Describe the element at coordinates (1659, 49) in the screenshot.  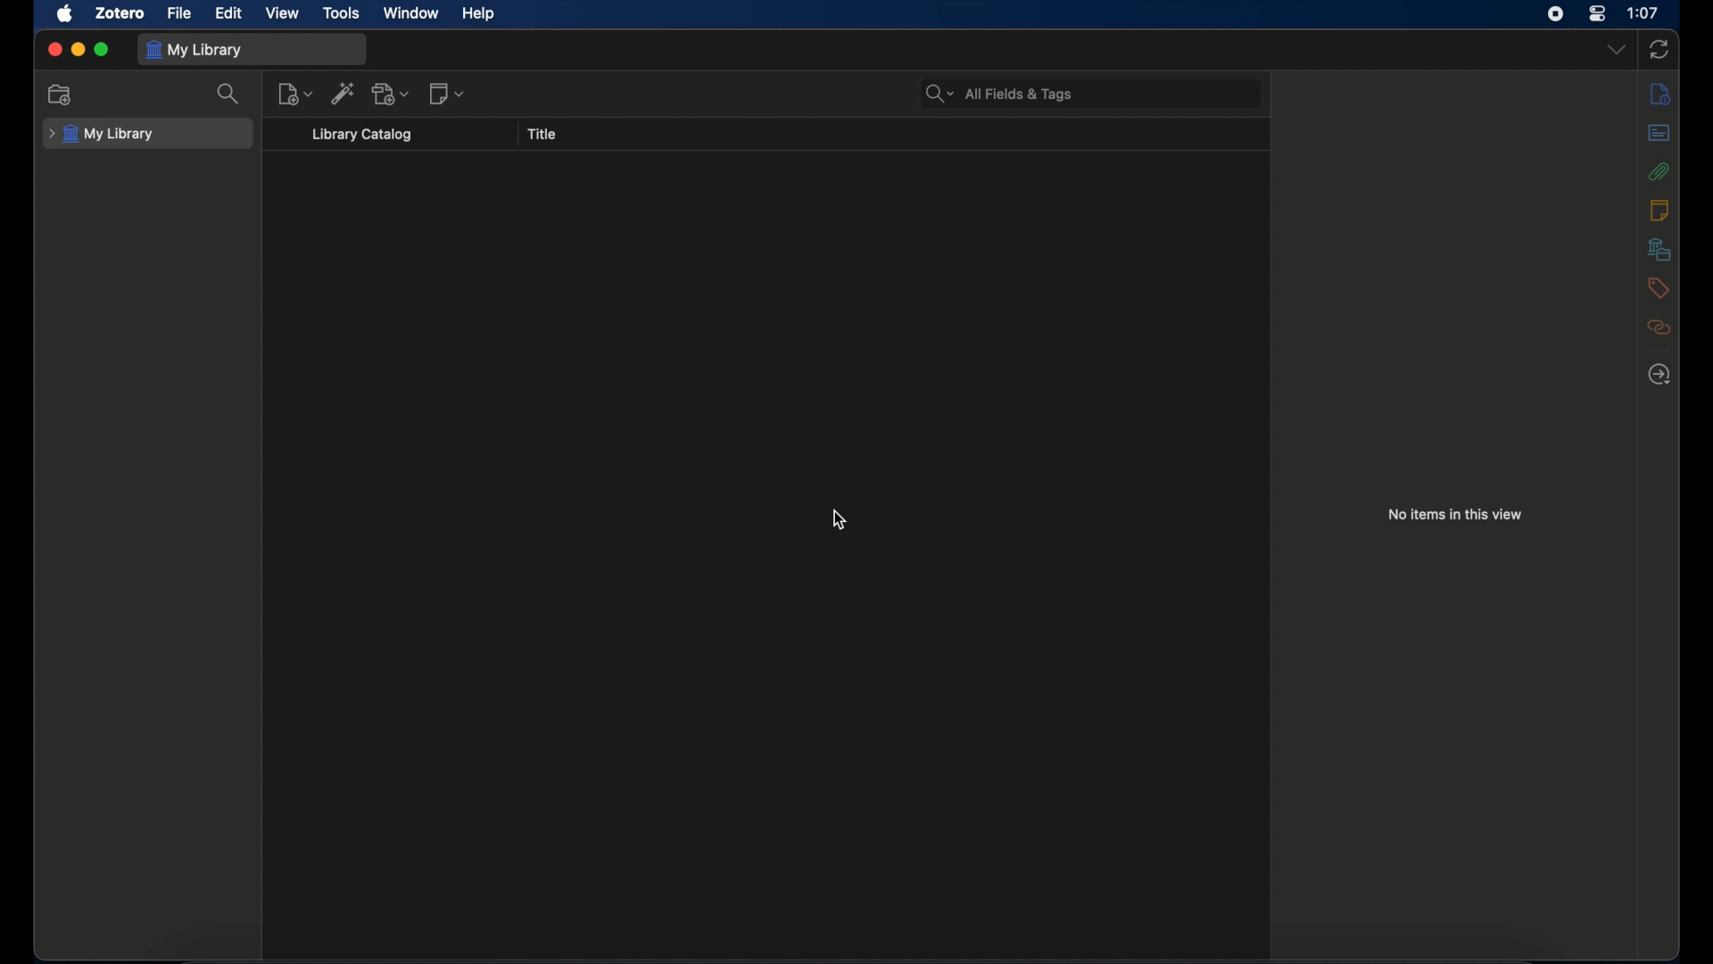
I see `sync` at that location.